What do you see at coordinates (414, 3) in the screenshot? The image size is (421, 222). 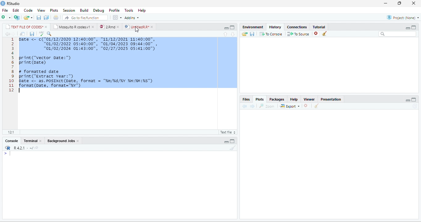 I see `close` at bounding box center [414, 3].